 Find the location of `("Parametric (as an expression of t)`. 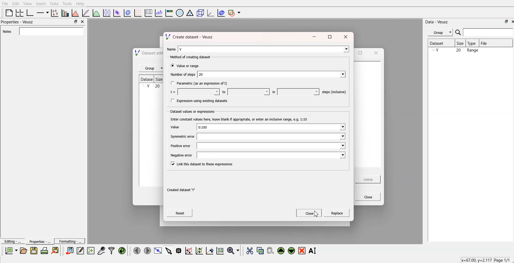

("Parametric (as an expression of t) is located at coordinates (199, 84).